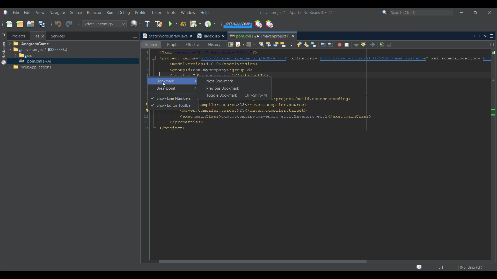 This screenshot has width=497, height=279. Describe the element at coordinates (291, 45) in the screenshot. I see `Toggle rectangular selection` at that location.